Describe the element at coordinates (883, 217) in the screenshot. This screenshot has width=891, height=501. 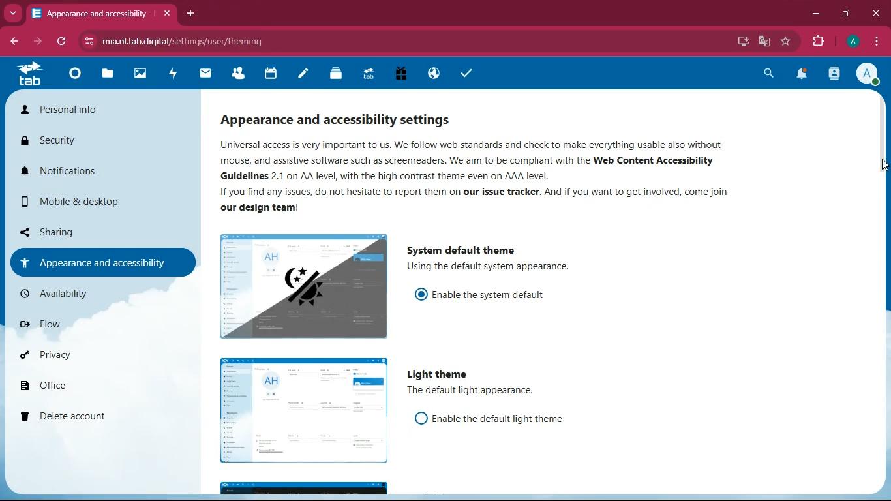
I see `scroll bar` at that location.